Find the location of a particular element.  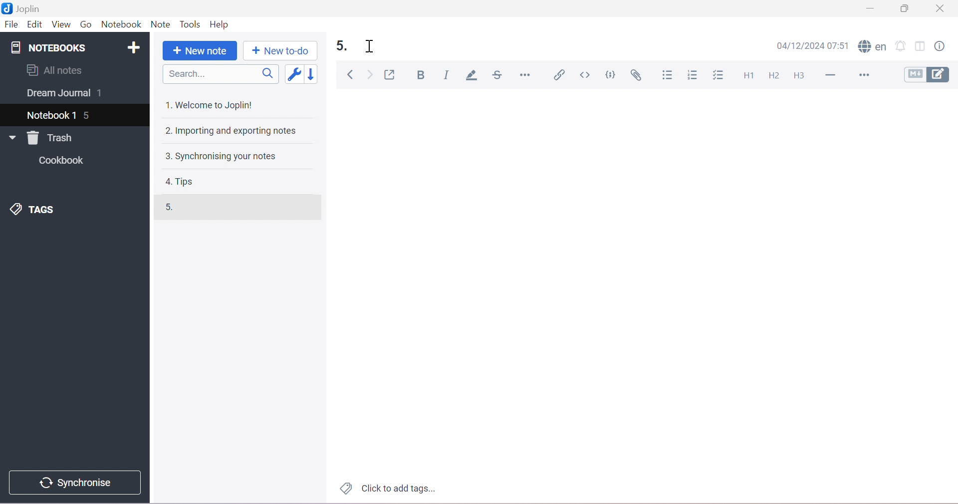

Bulleted list is located at coordinates (669, 75).